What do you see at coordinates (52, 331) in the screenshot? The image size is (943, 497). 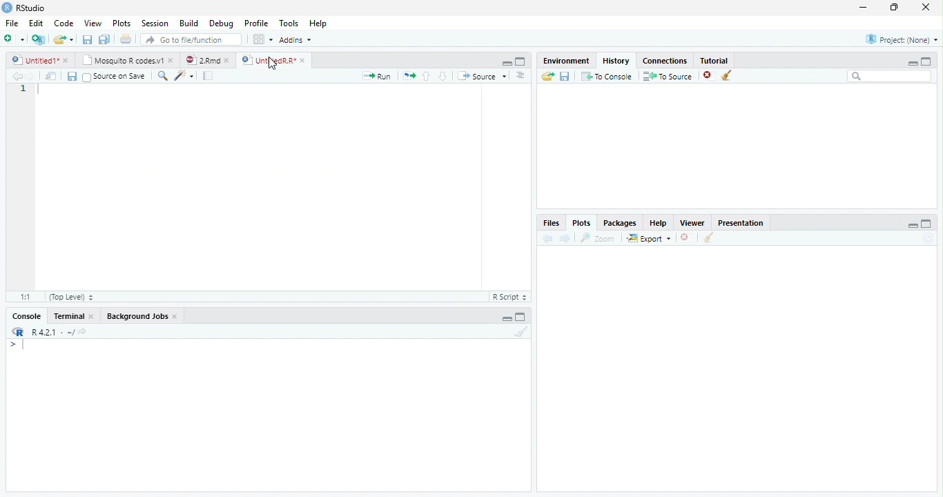 I see `R 4.2.1 . ~/` at bounding box center [52, 331].